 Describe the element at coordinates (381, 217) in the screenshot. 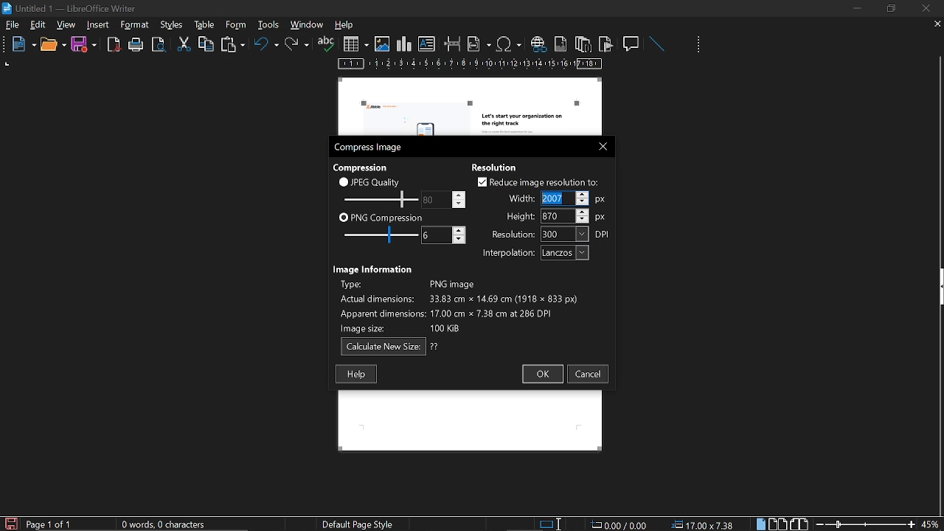

I see `png compression` at that location.